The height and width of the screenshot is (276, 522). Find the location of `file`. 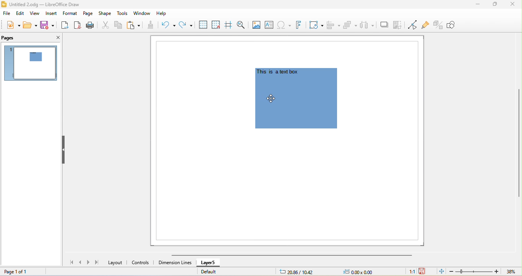

file is located at coordinates (7, 14).